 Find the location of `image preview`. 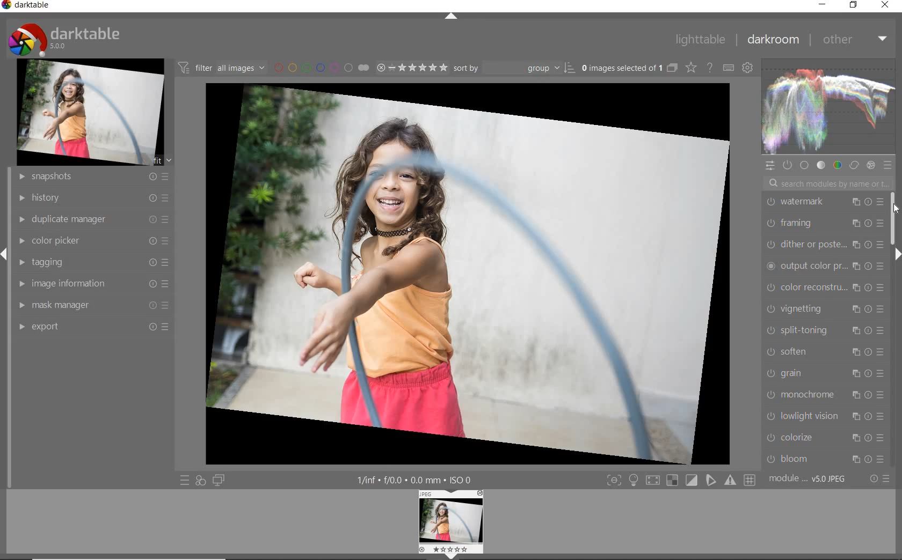

image preview is located at coordinates (453, 525).